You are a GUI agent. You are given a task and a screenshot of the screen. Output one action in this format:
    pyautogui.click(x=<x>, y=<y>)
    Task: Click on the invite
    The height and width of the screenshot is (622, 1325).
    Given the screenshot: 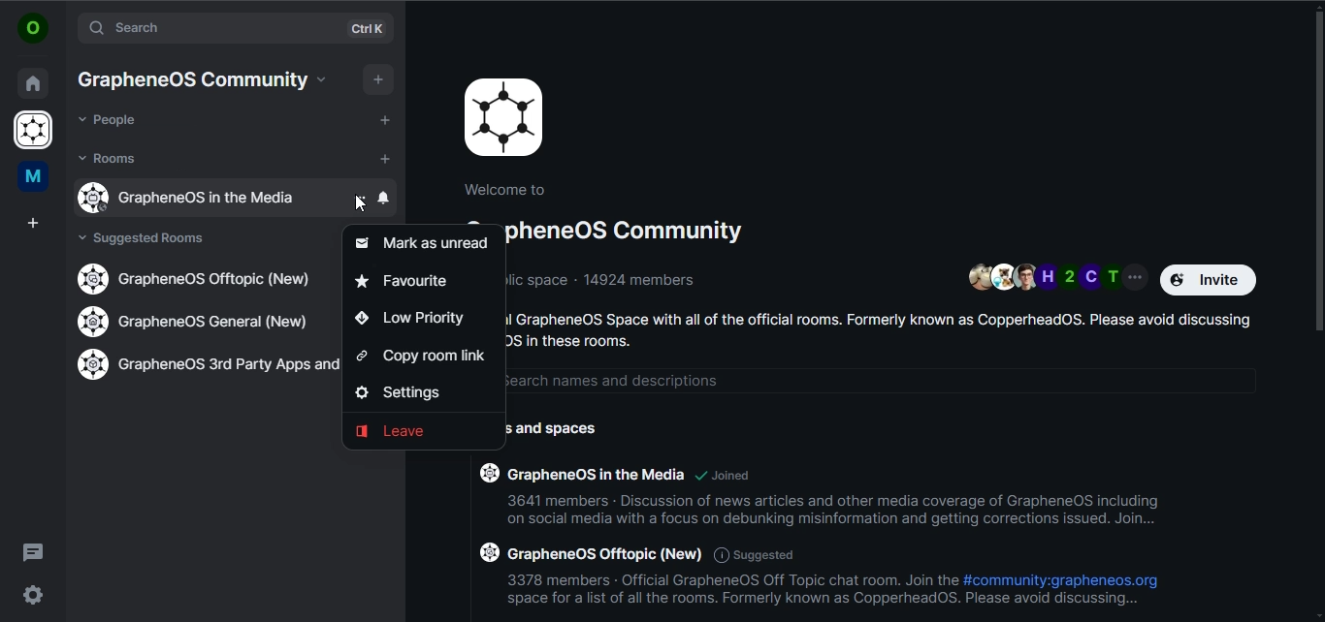 What is the action you would take?
    pyautogui.click(x=1210, y=279)
    